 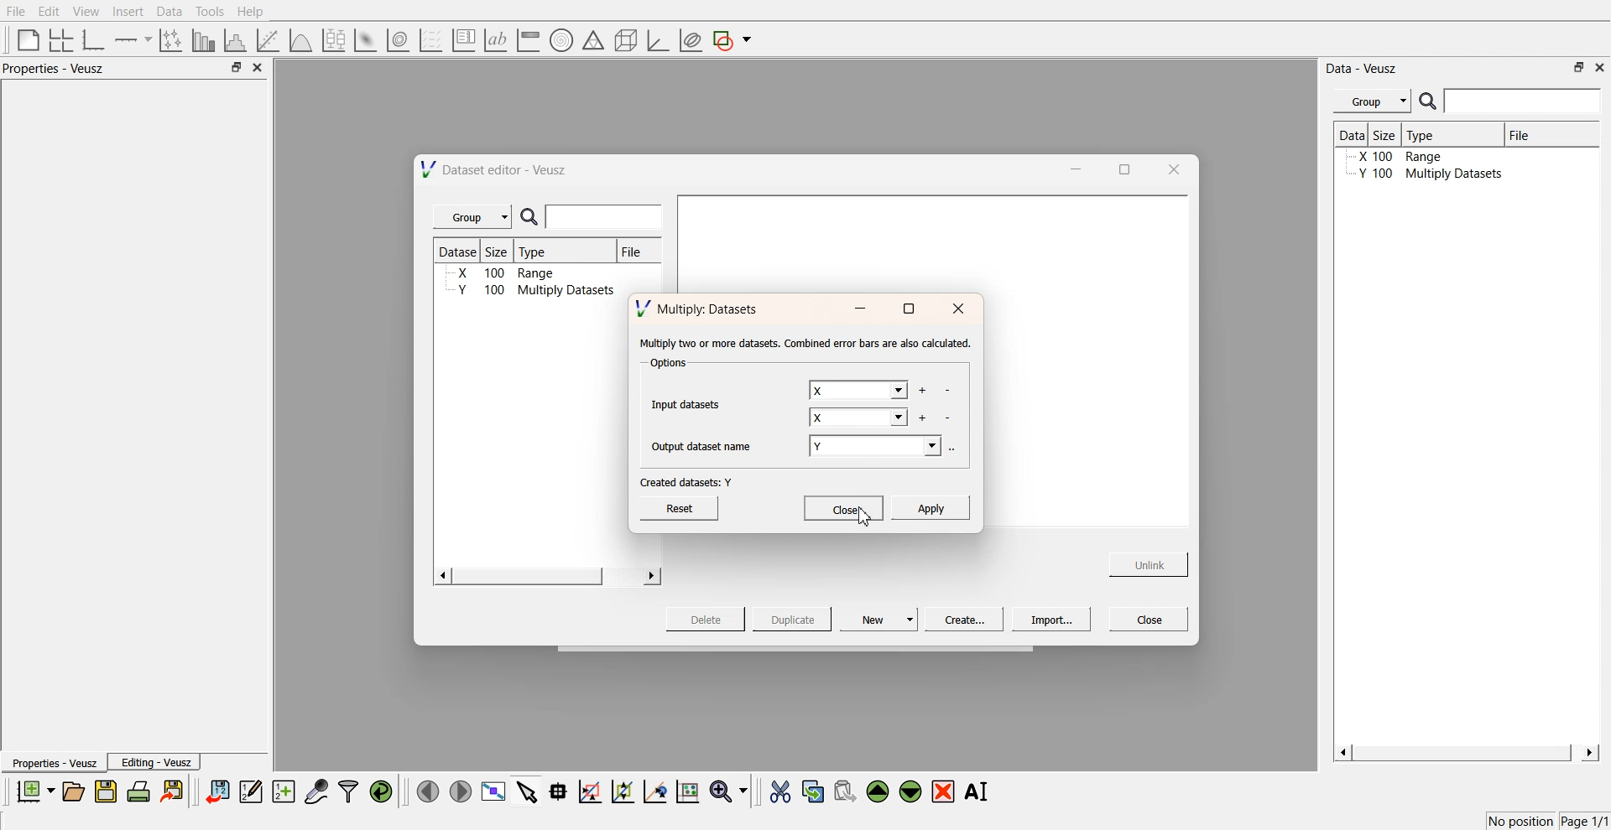 I want to click on histogram, so click(x=238, y=39).